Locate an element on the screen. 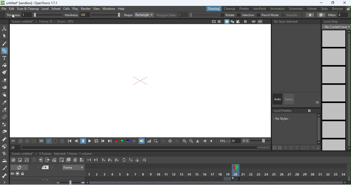 This screenshot has width=351, height=185. edit is located at coordinates (11, 9).